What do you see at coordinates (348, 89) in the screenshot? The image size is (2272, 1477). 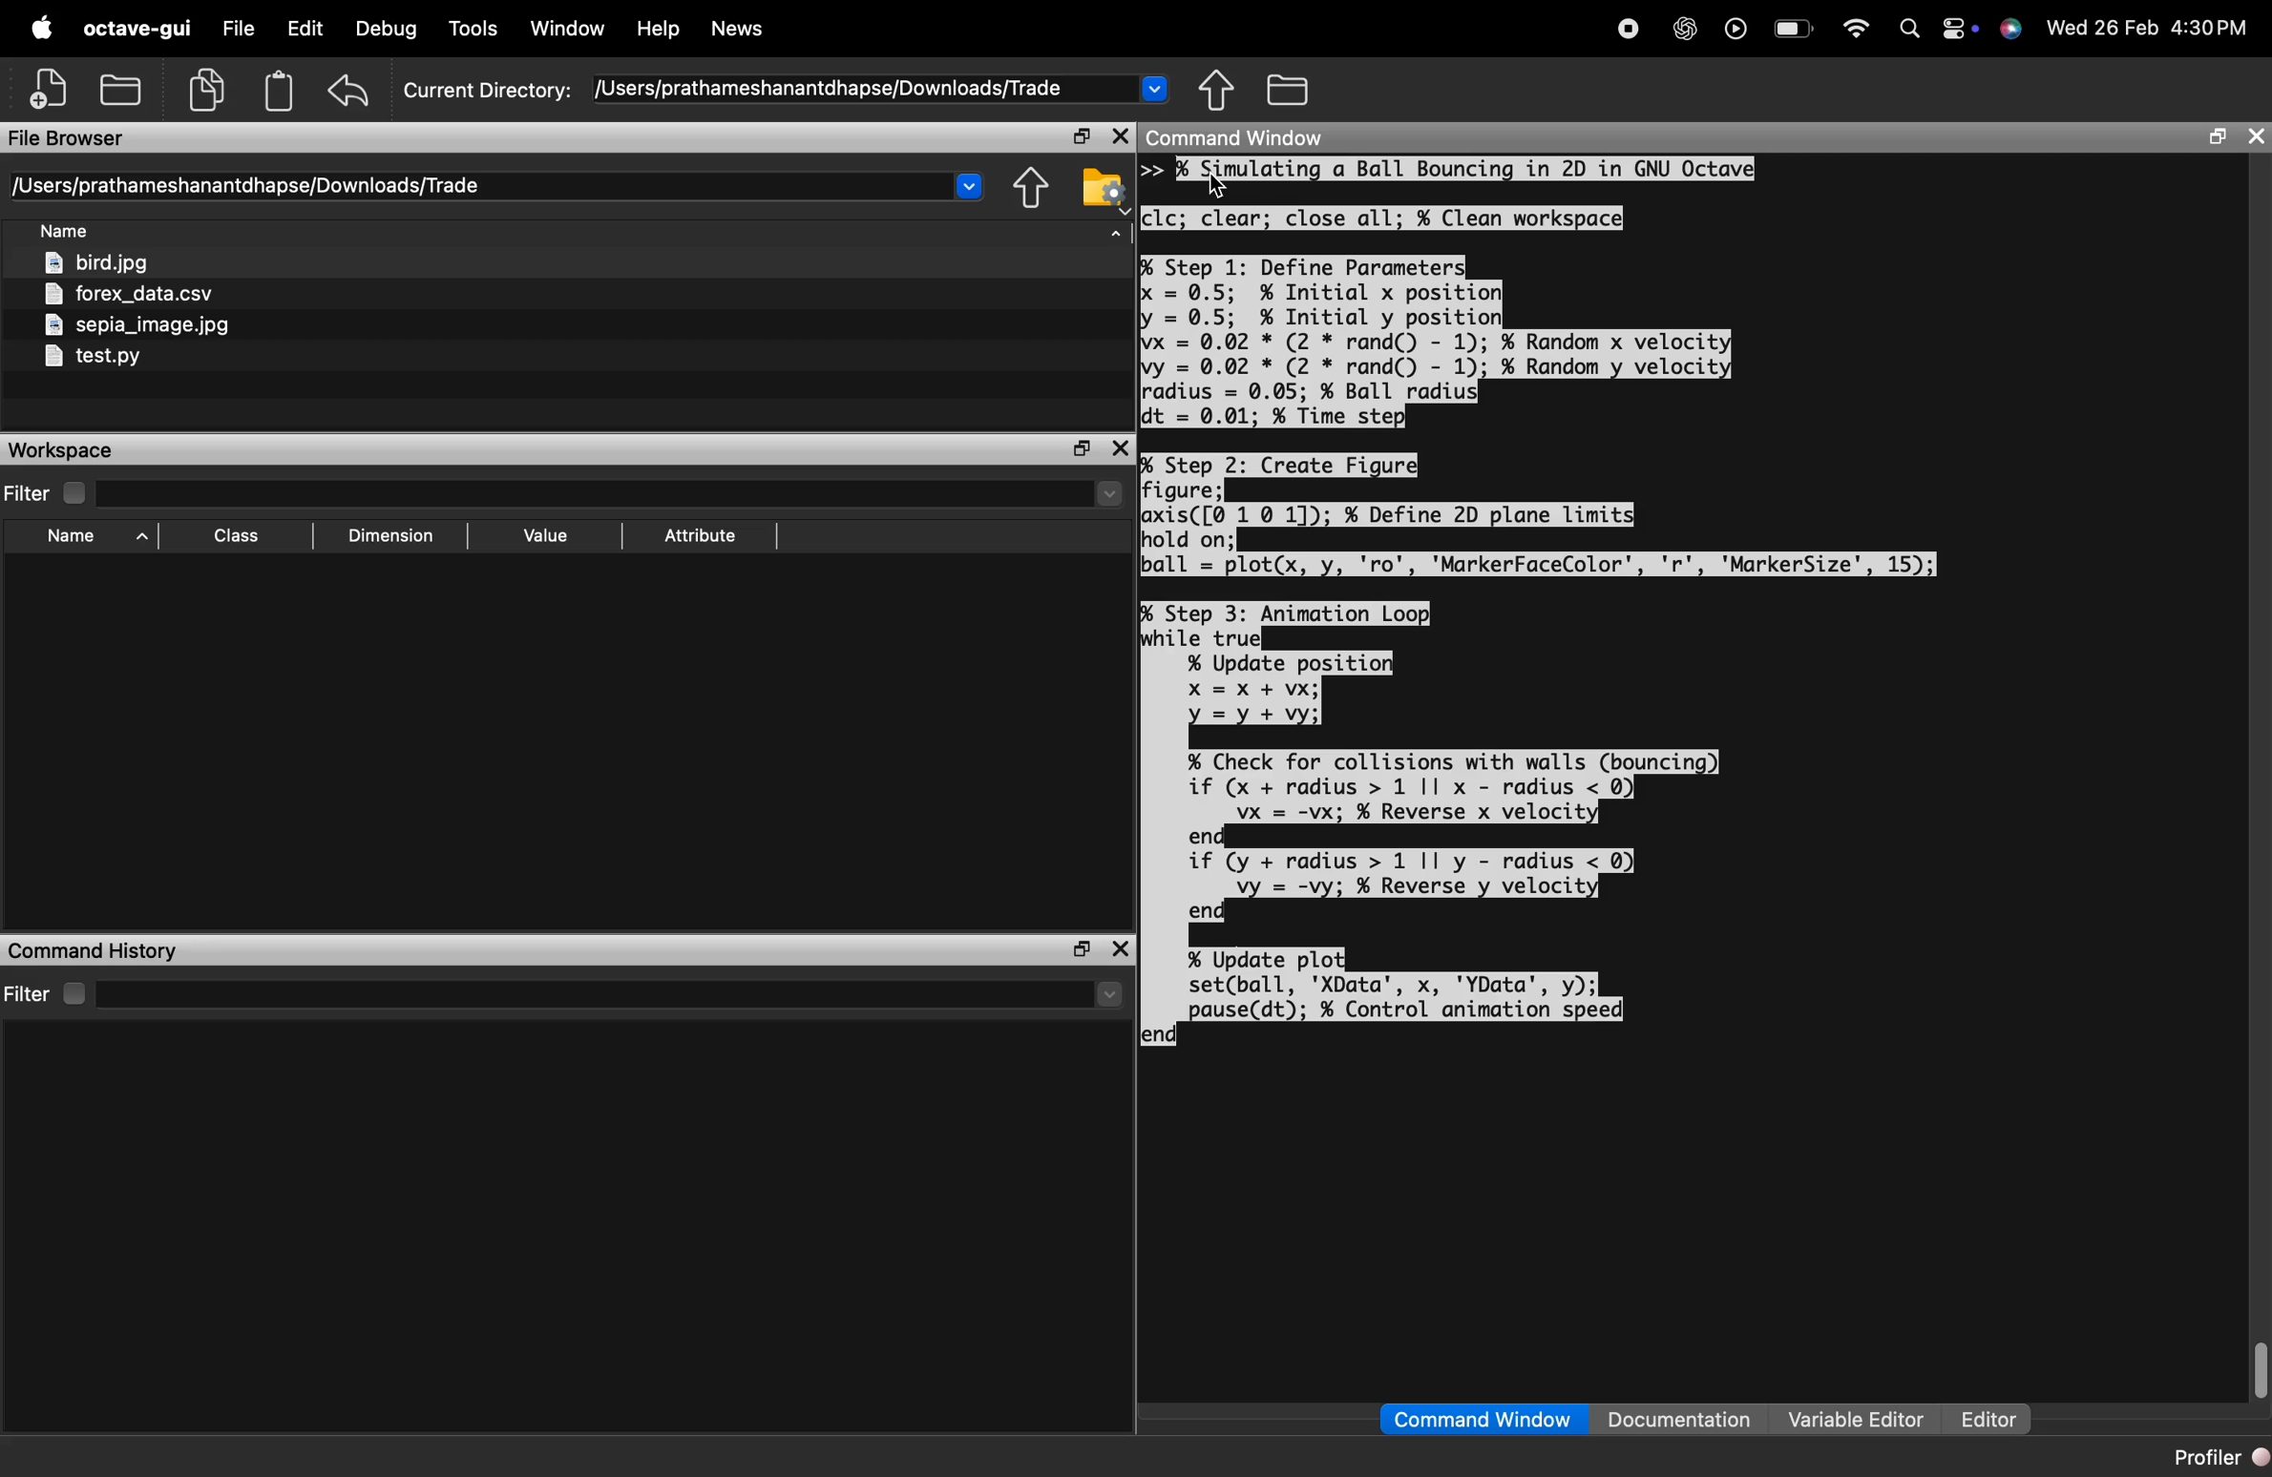 I see `undo` at bounding box center [348, 89].